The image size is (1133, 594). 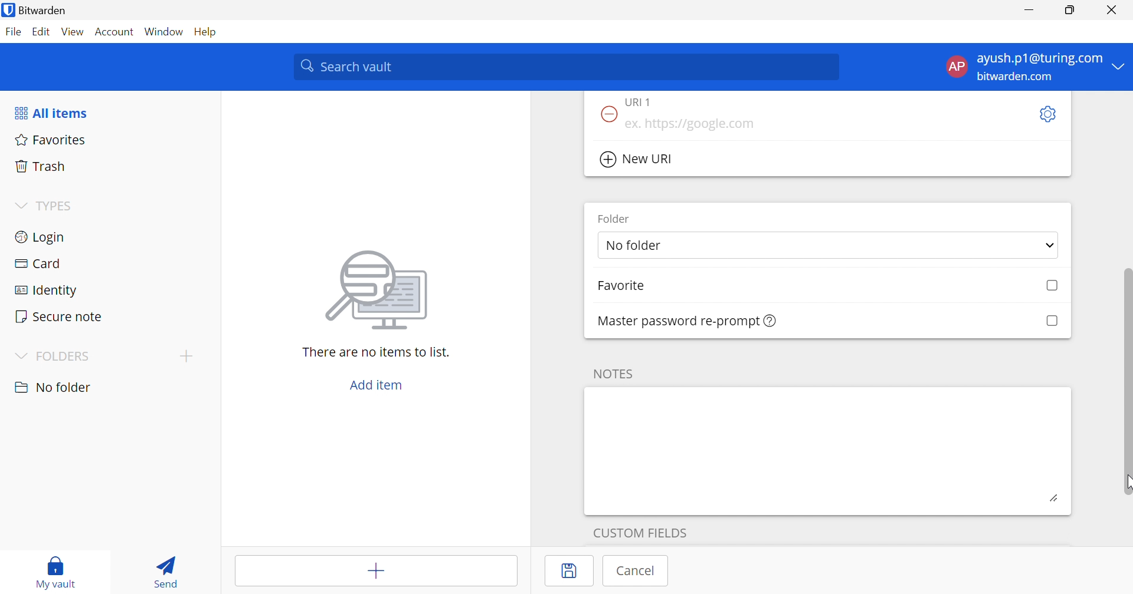 What do you see at coordinates (165, 32) in the screenshot?
I see `Window` at bounding box center [165, 32].